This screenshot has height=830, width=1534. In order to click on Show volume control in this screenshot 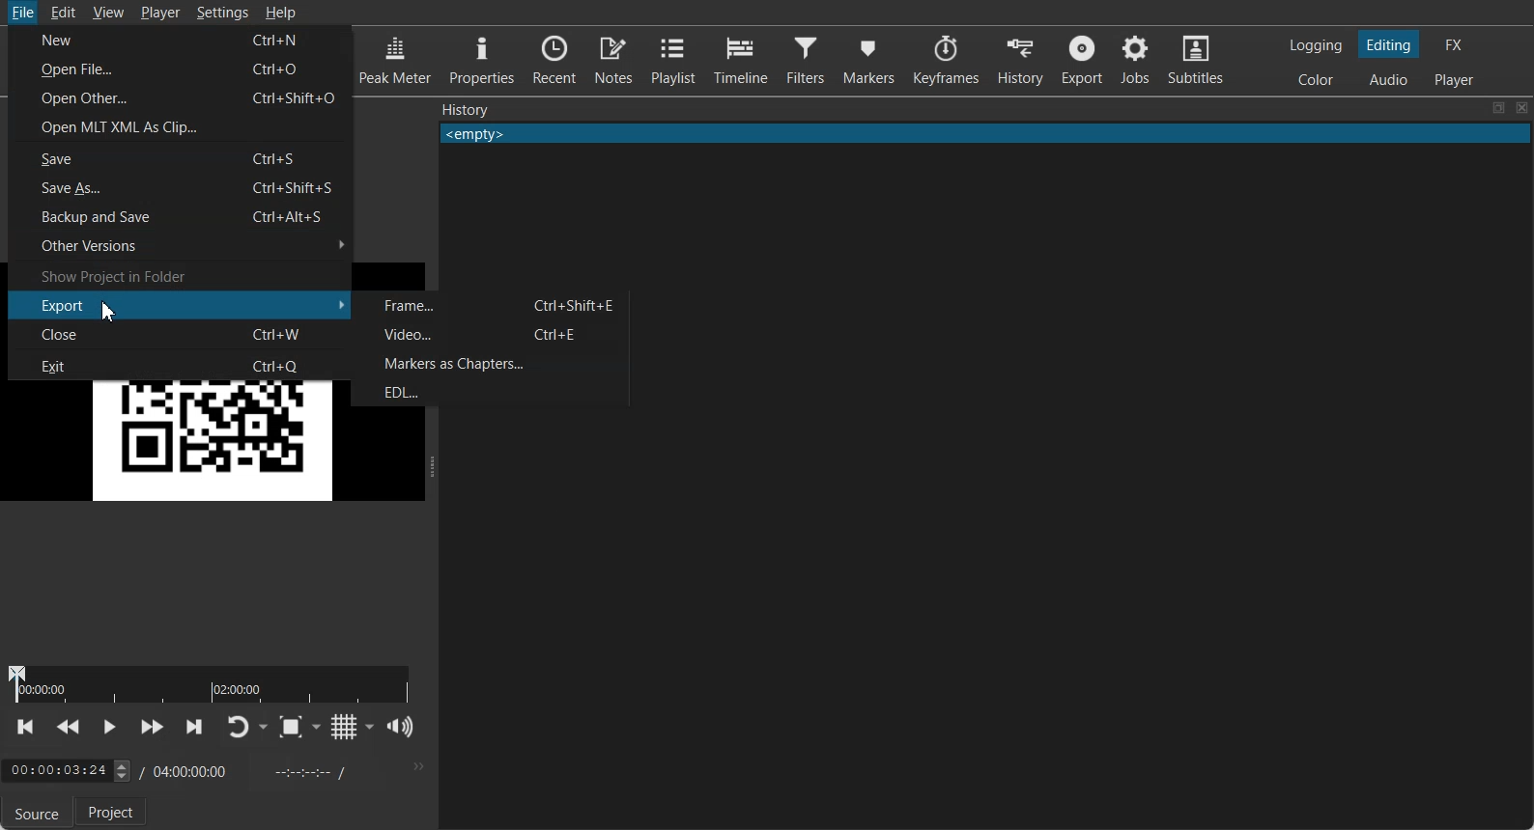, I will do `click(401, 727)`.